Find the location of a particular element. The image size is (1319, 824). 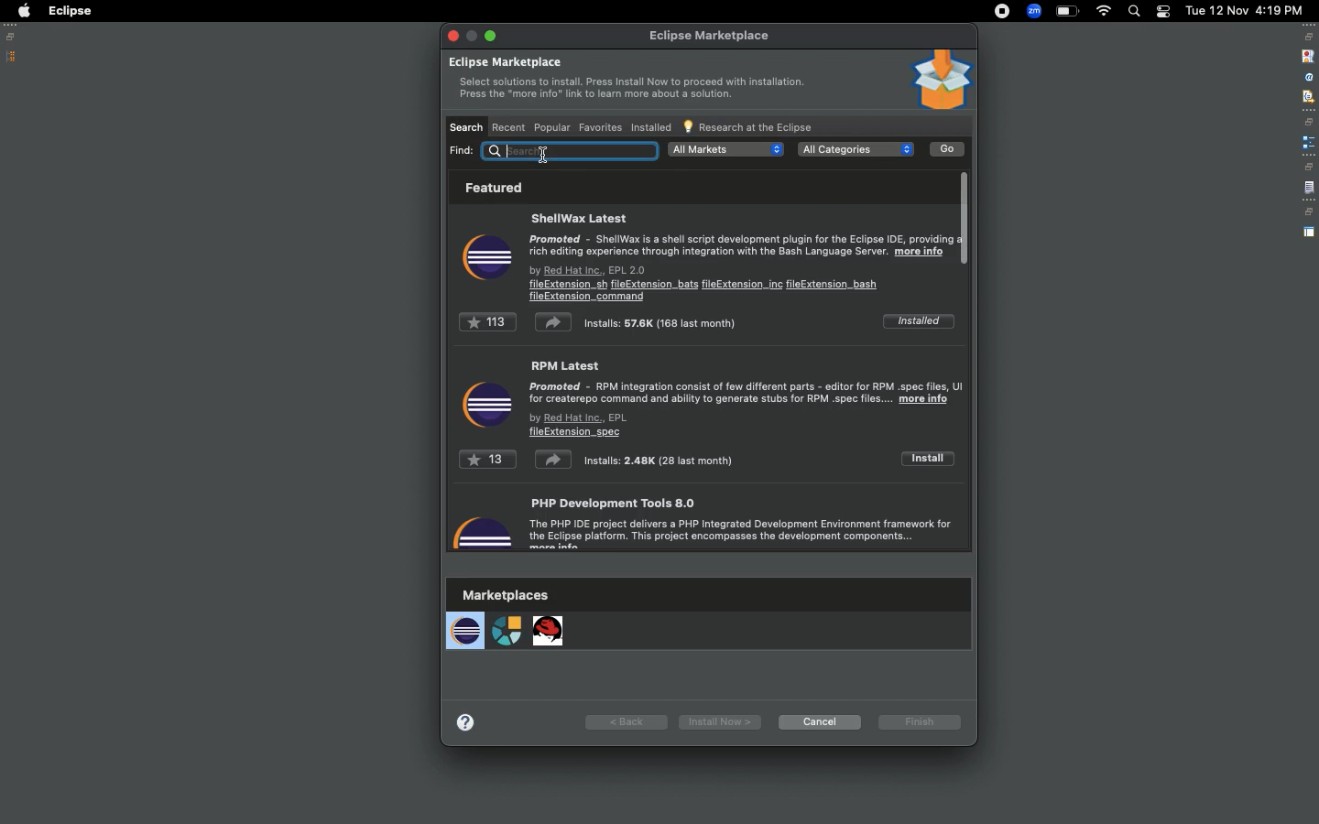

close is located at coordinates (452, 35).